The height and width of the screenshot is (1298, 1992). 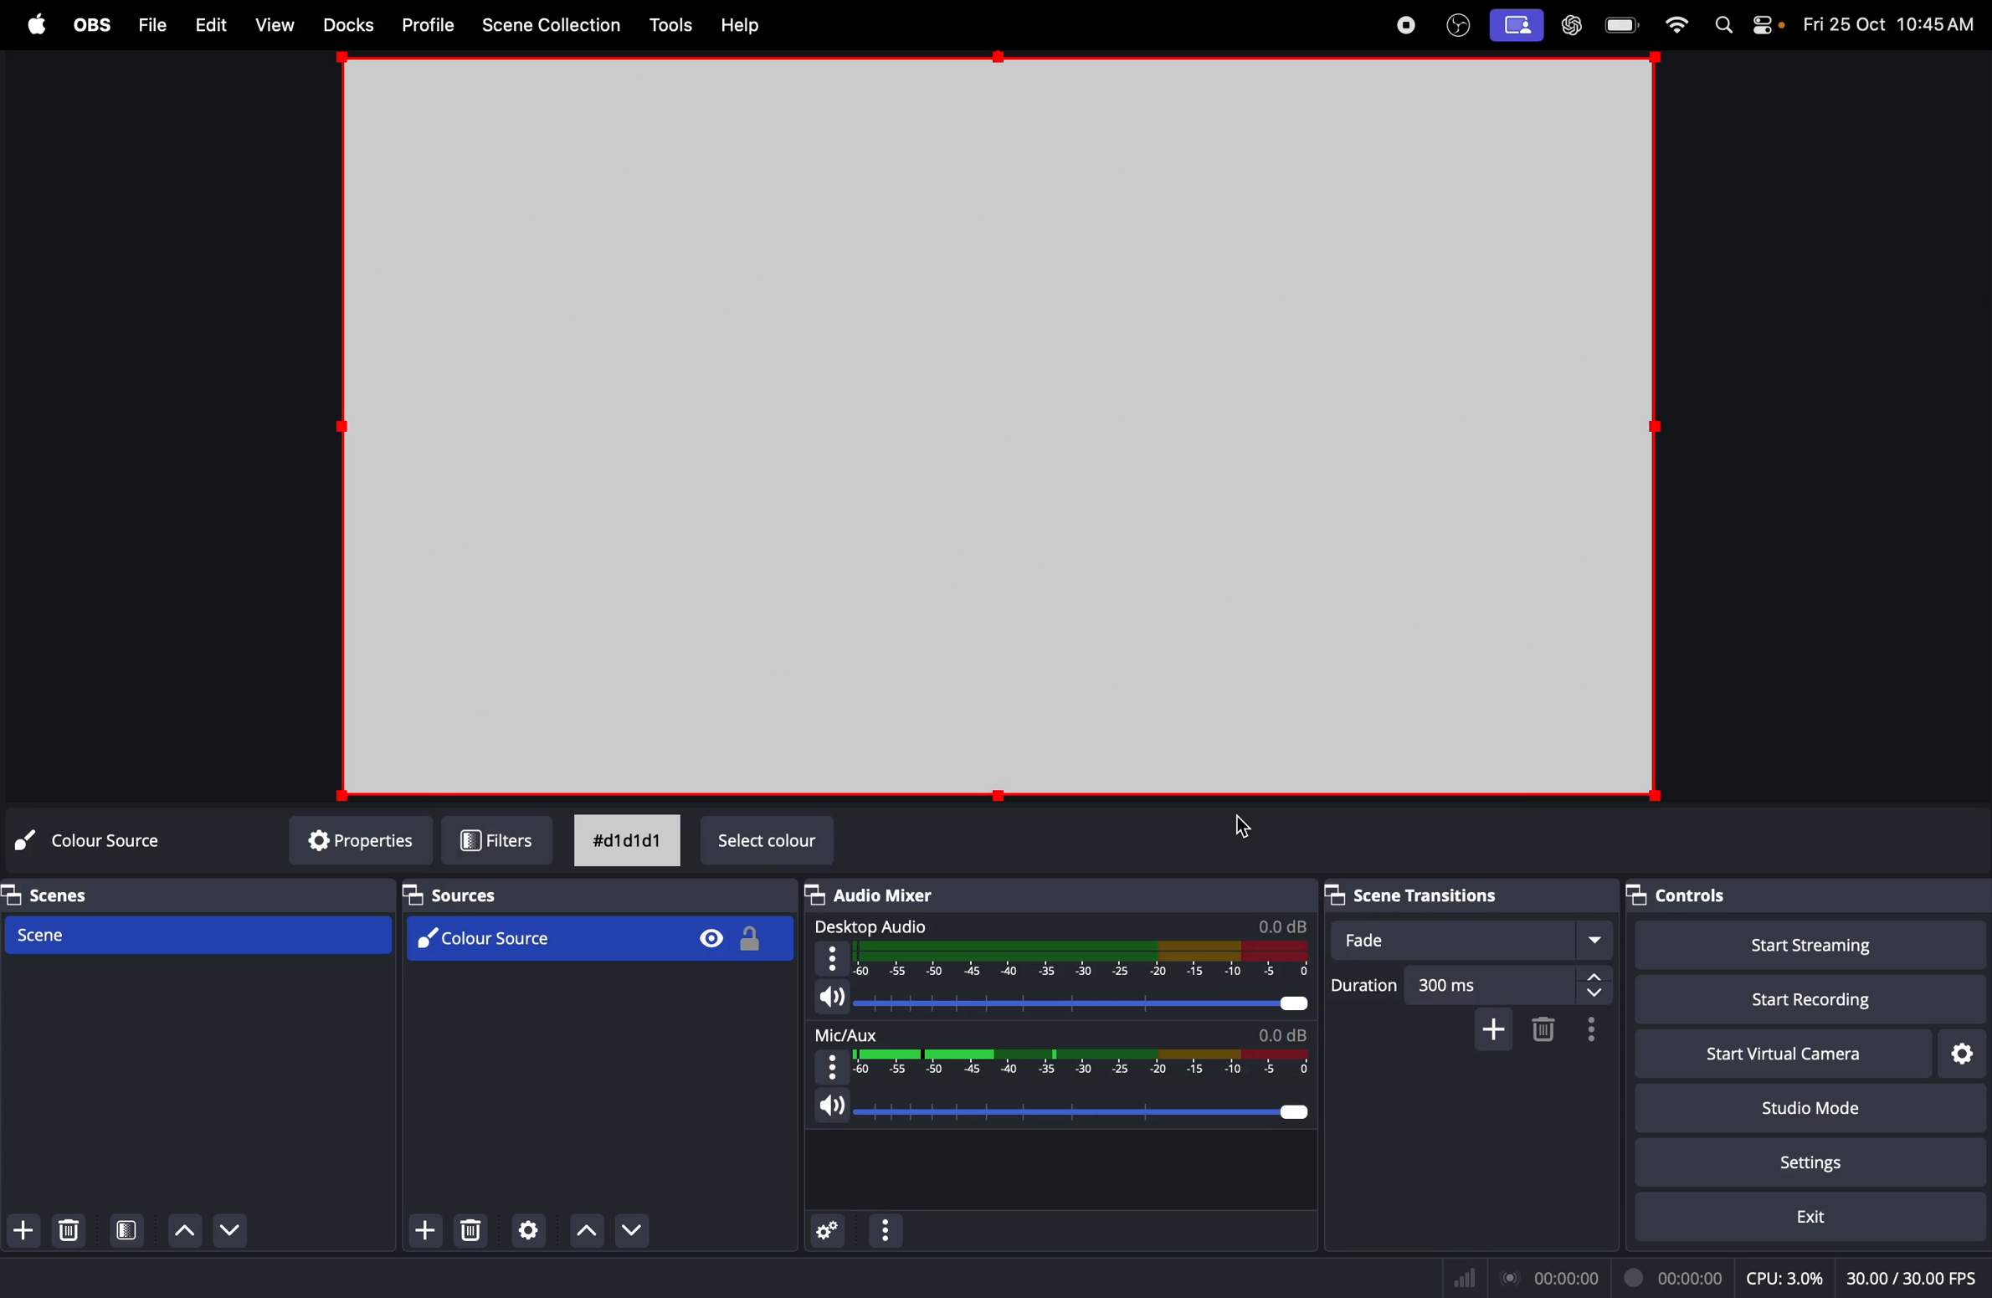 What do you see at coordinates (344, 24) in the screenshot?
I see `Docks` at bounding box center [344, 24].